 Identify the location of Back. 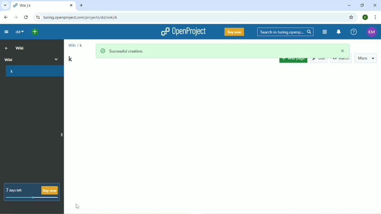
(5, 17).